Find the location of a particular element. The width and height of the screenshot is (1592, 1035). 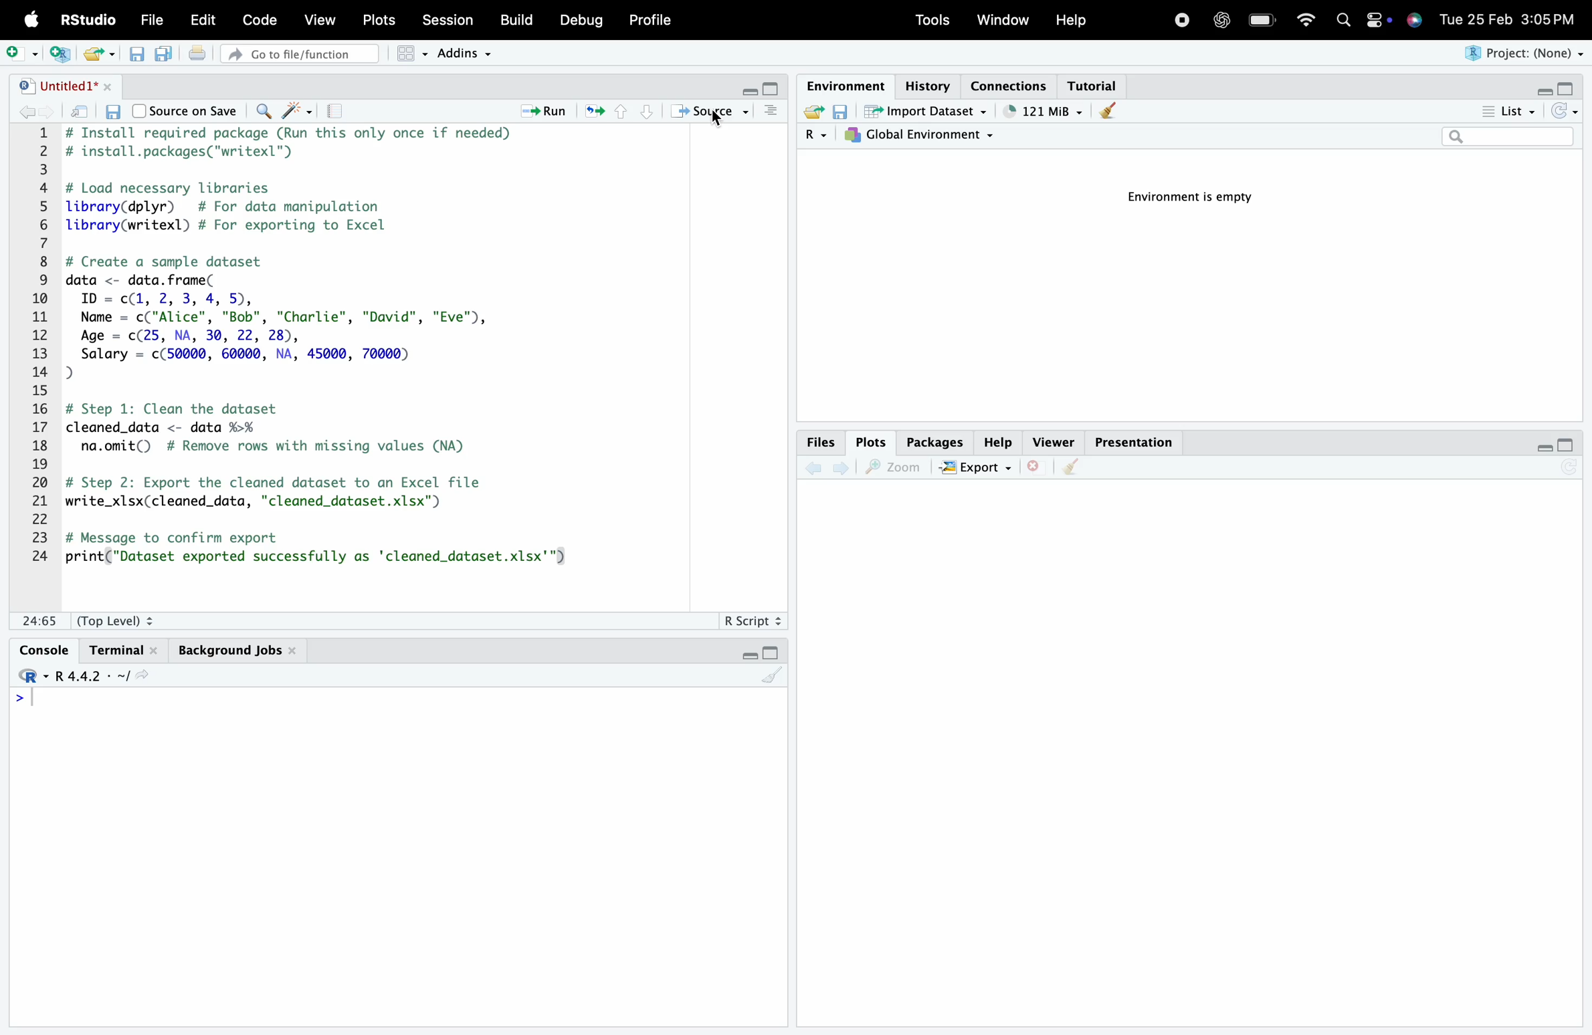

Source the contents of the active document is located at coordinates (706, 112).